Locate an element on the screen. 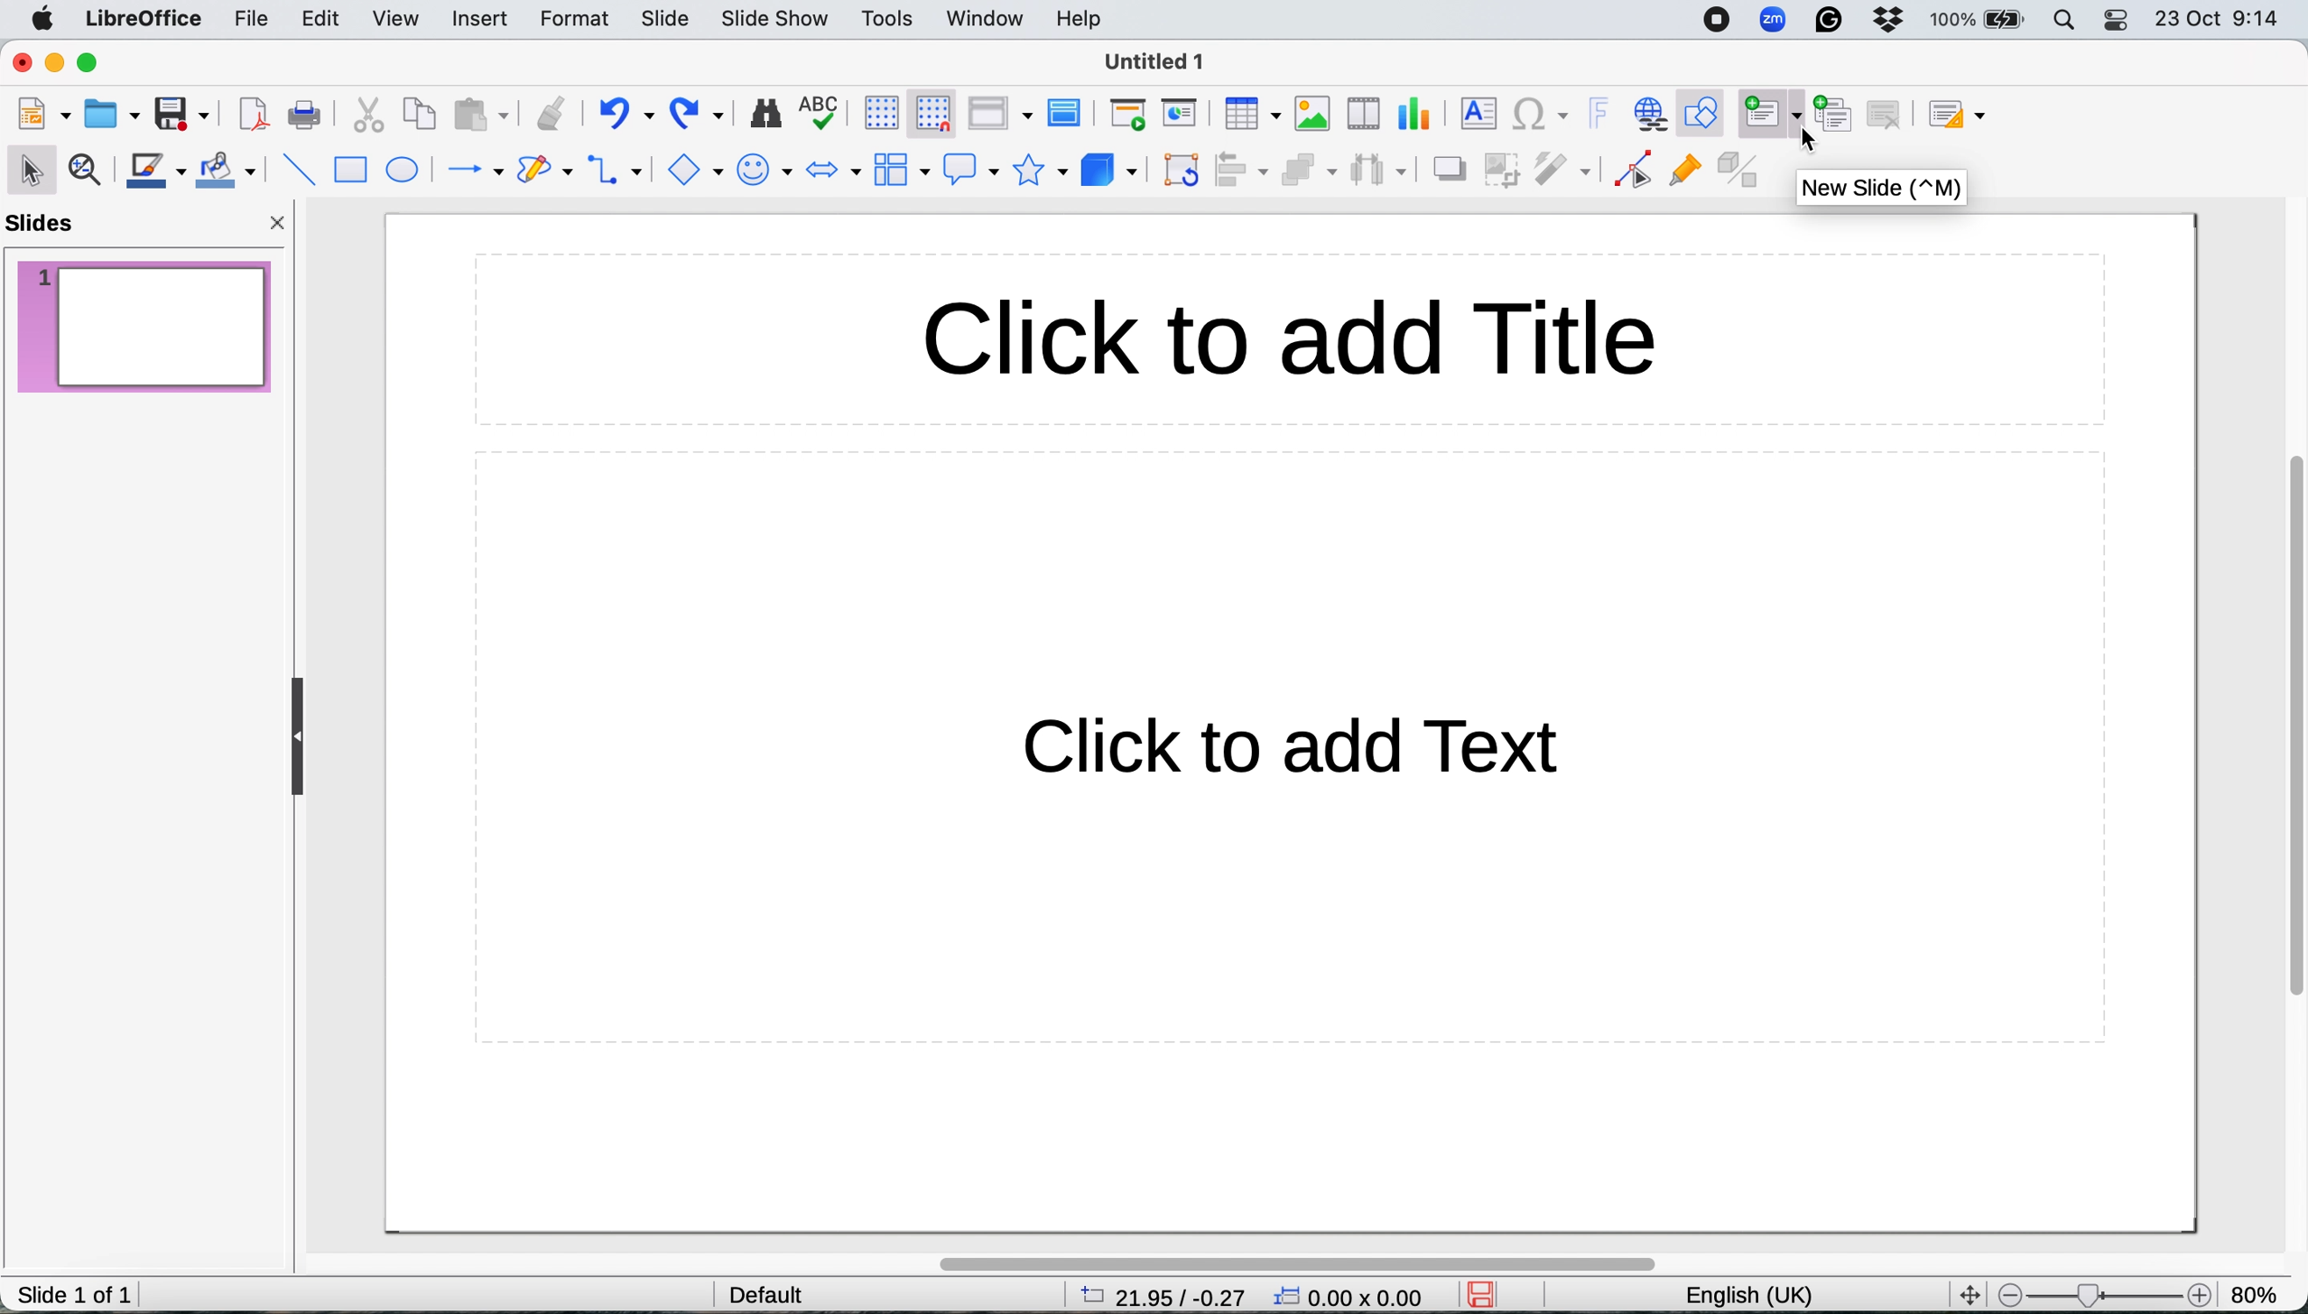 The width and height of the screenshot is (2308, 1314). rectangle is located at coordinates (354, 171).